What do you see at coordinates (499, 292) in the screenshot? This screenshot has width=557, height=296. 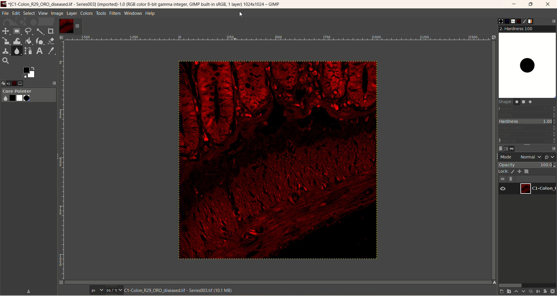 I see `create a new layer with last used values` at bounding box center [499, 292].